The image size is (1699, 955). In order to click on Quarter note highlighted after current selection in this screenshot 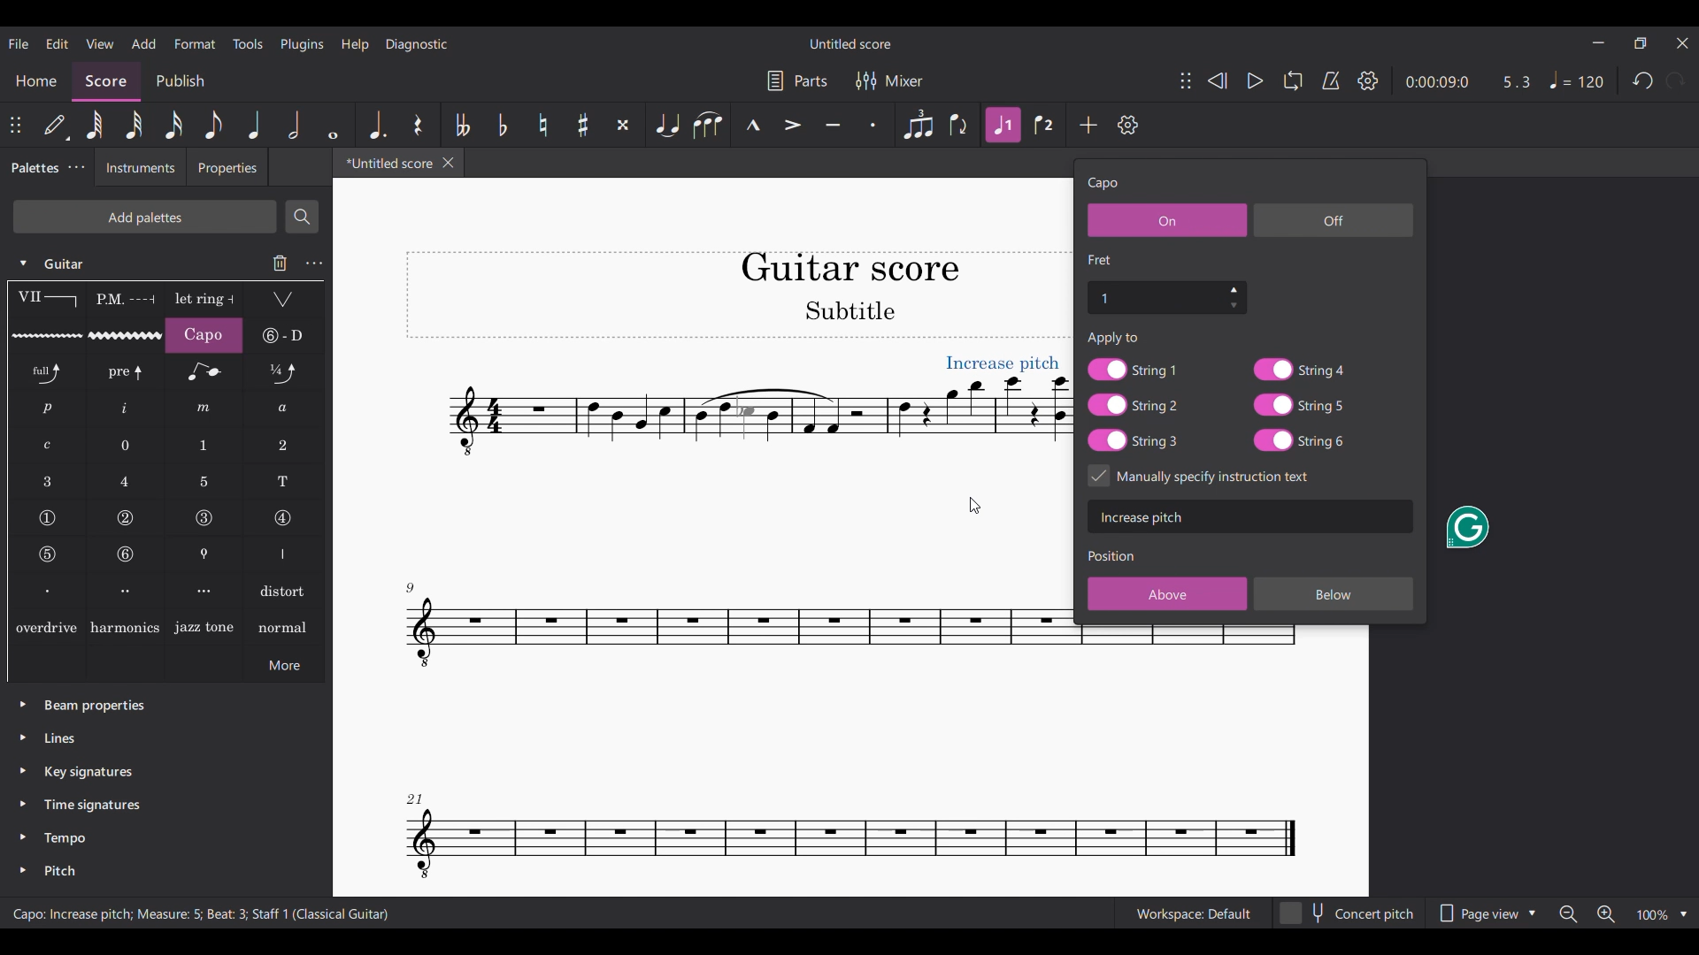, I will do `click(252, 124)`.